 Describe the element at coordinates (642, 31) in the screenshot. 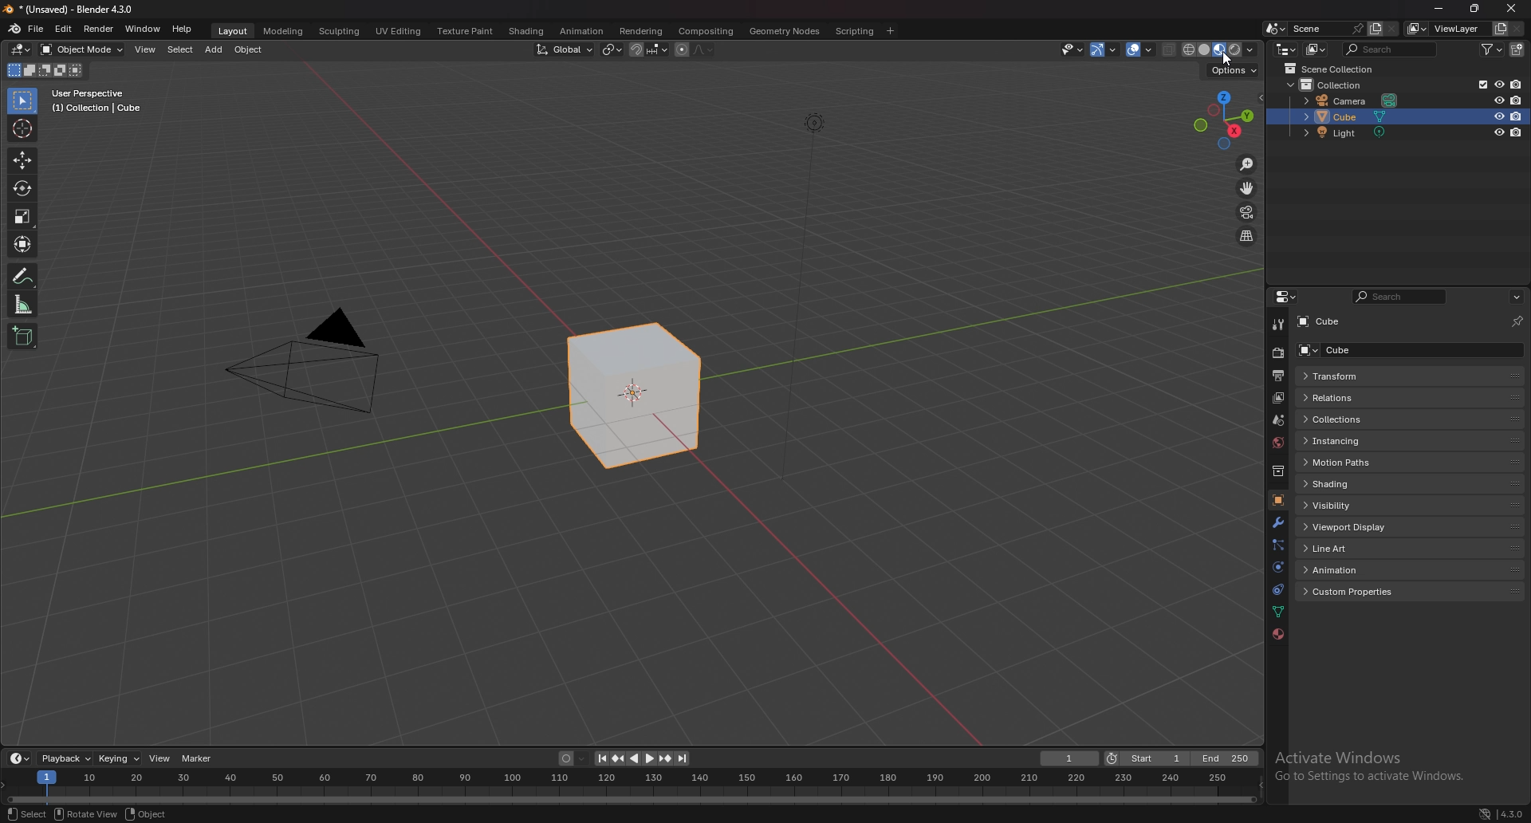

I see `rendering` at that location.